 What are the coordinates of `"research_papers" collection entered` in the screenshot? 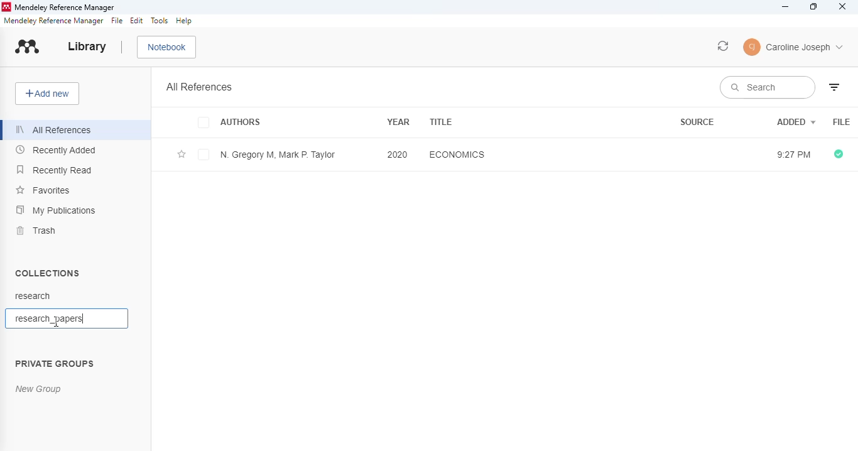 It's located at (46, 318).